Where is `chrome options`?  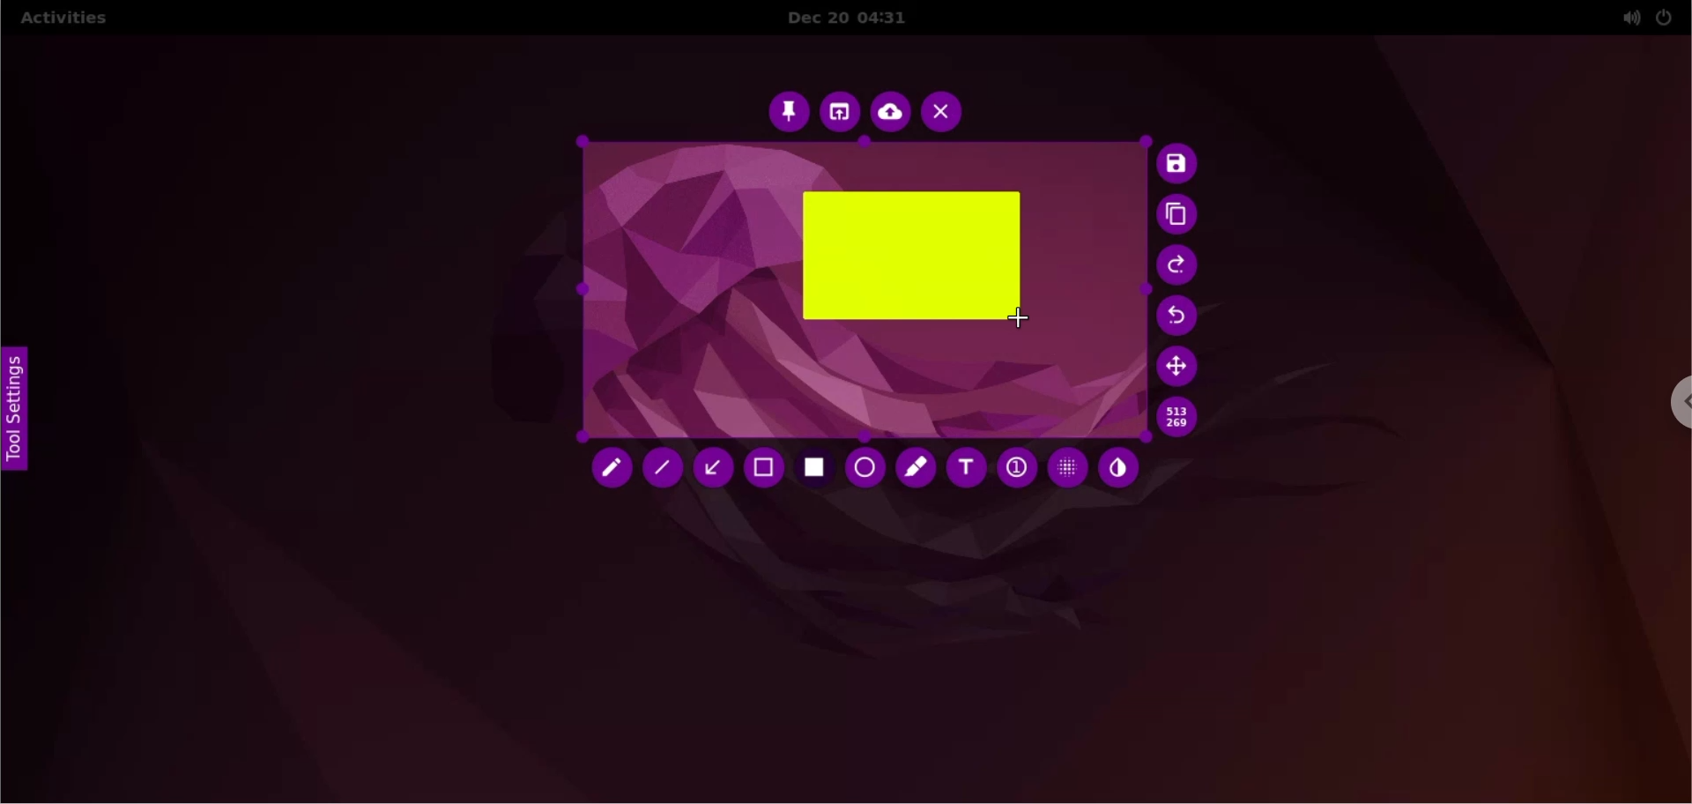
chrome options is located at coordinates (1678, 403).